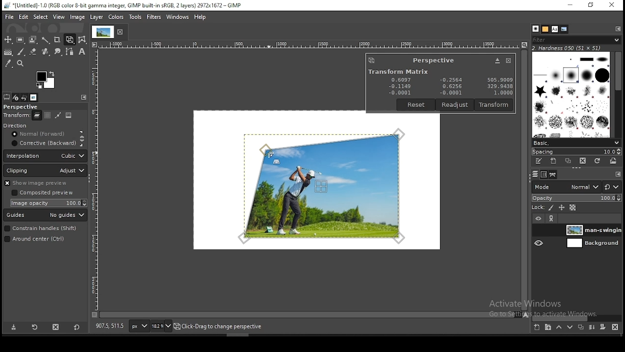  What do you see at coordinates (543, 175) in the screenshot?
I see `channels` at bounding box center [543, 175].